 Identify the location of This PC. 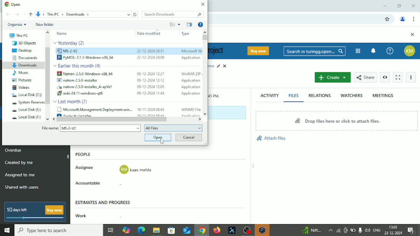
(18, 35).